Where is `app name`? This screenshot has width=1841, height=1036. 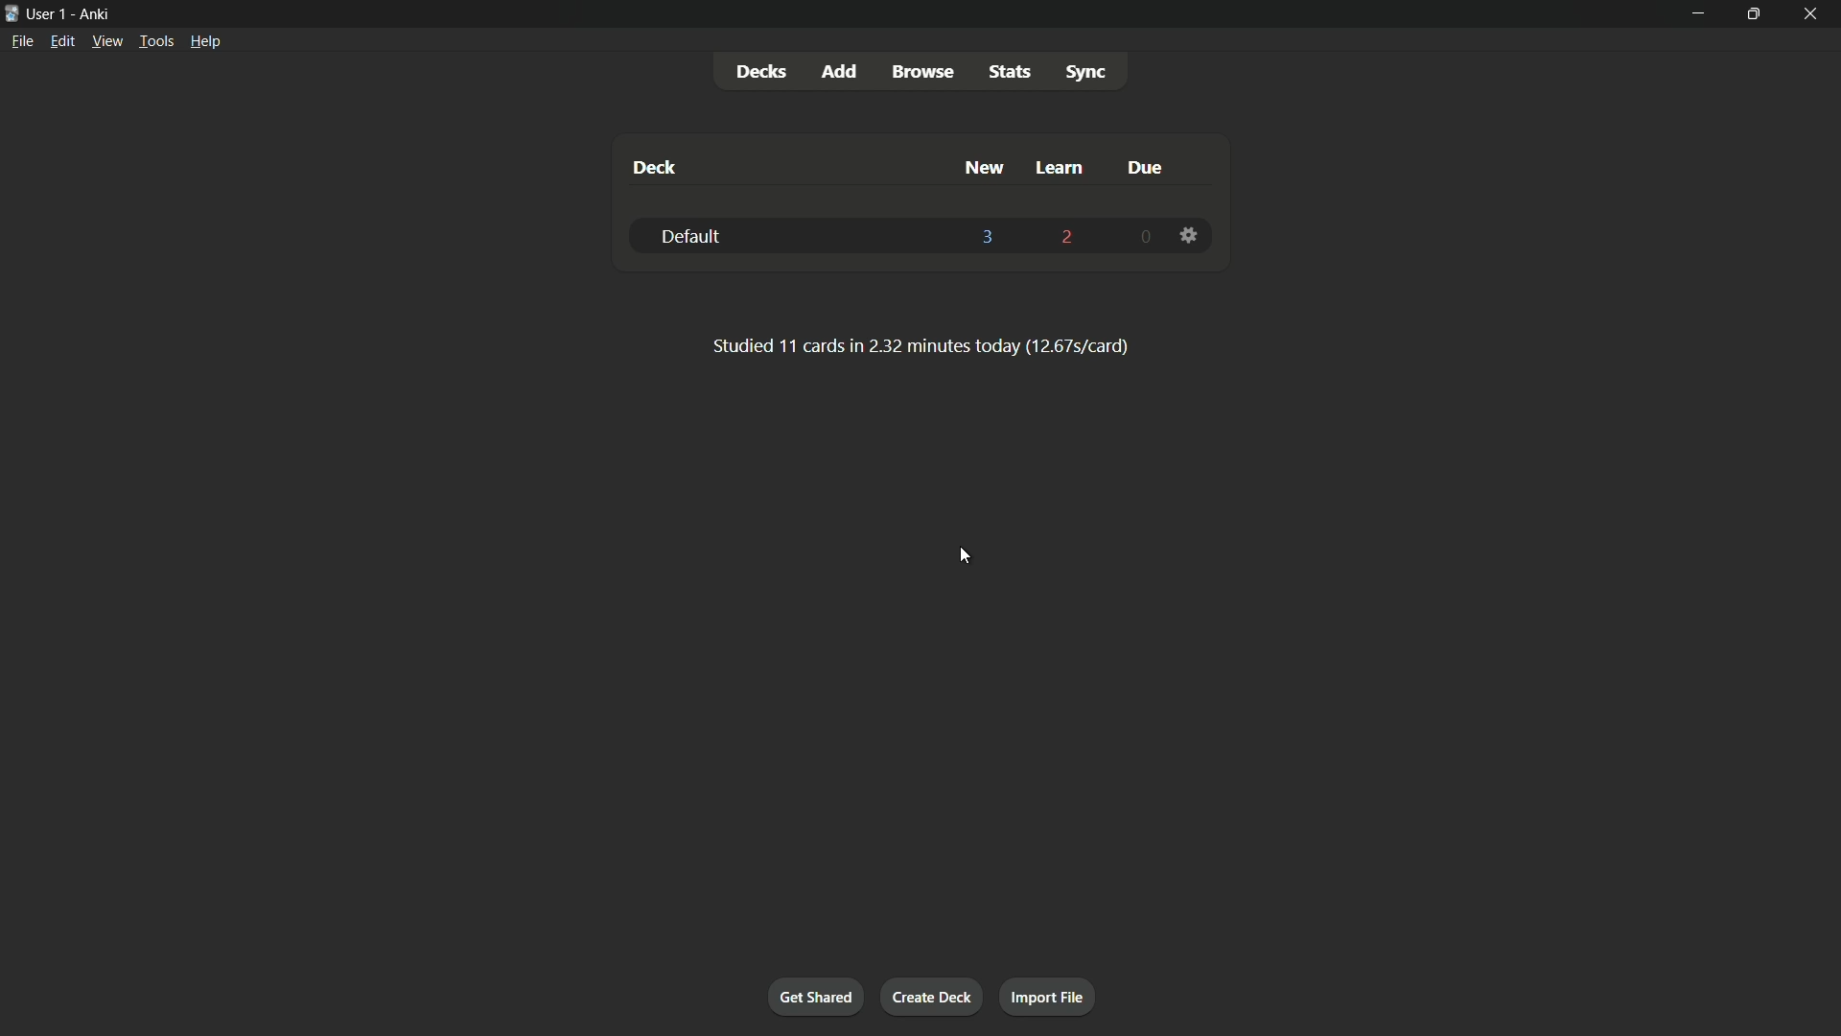
app name is located at coordinates (94, 14).